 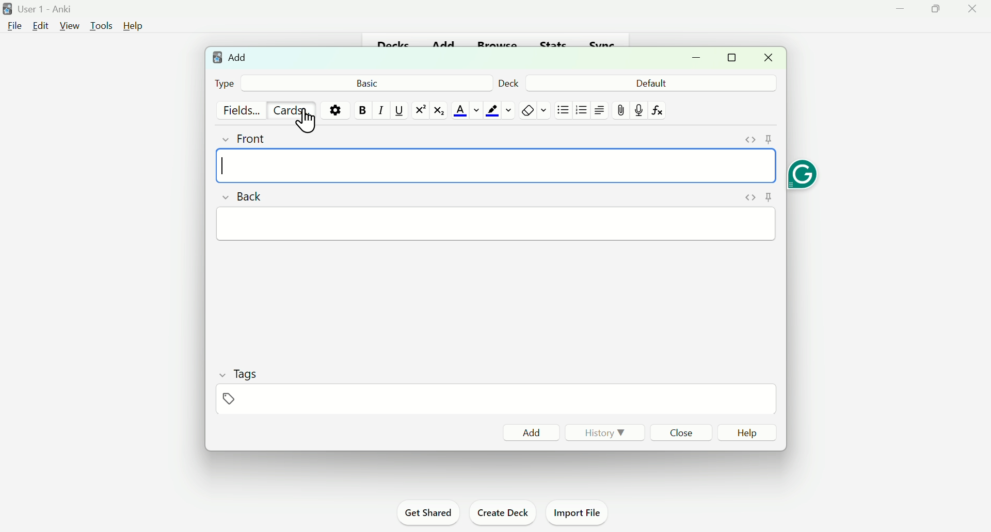 I want to click on tag icon, so click(x=230, y=398).